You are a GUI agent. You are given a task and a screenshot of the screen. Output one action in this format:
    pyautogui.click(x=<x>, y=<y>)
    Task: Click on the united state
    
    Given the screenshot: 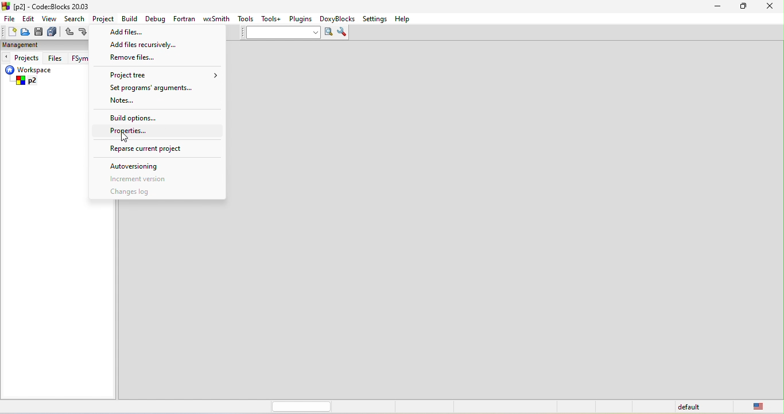 What is the action you would take?
    pyautogui.click(x=763, y=407)
    